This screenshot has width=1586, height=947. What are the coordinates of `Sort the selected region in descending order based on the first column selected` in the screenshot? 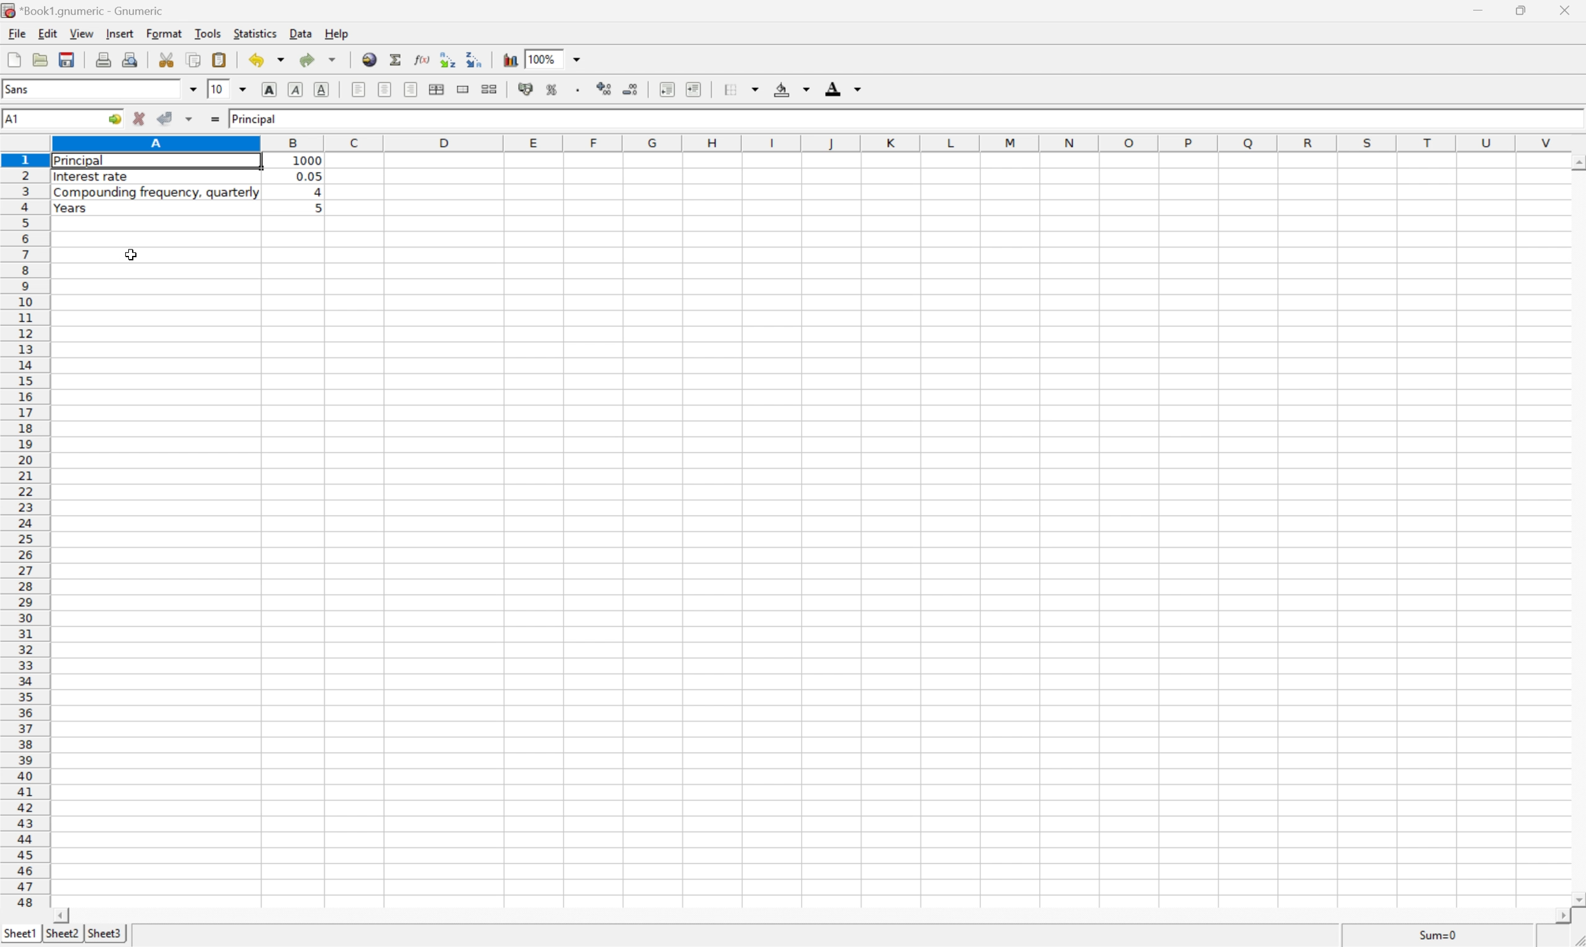 It's located at (475, 59).